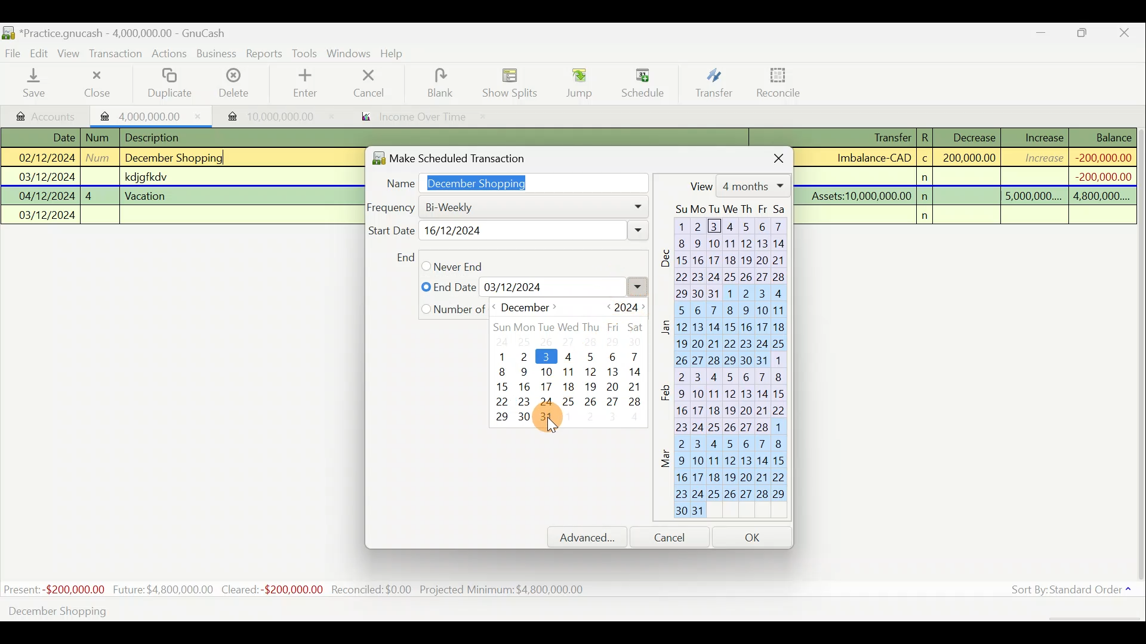 The height and width of the screenshot is (644, 1146). What do you see at coordinates (217, 54) in the screenshot?
I see `Business` at bounding box center [217, 54].